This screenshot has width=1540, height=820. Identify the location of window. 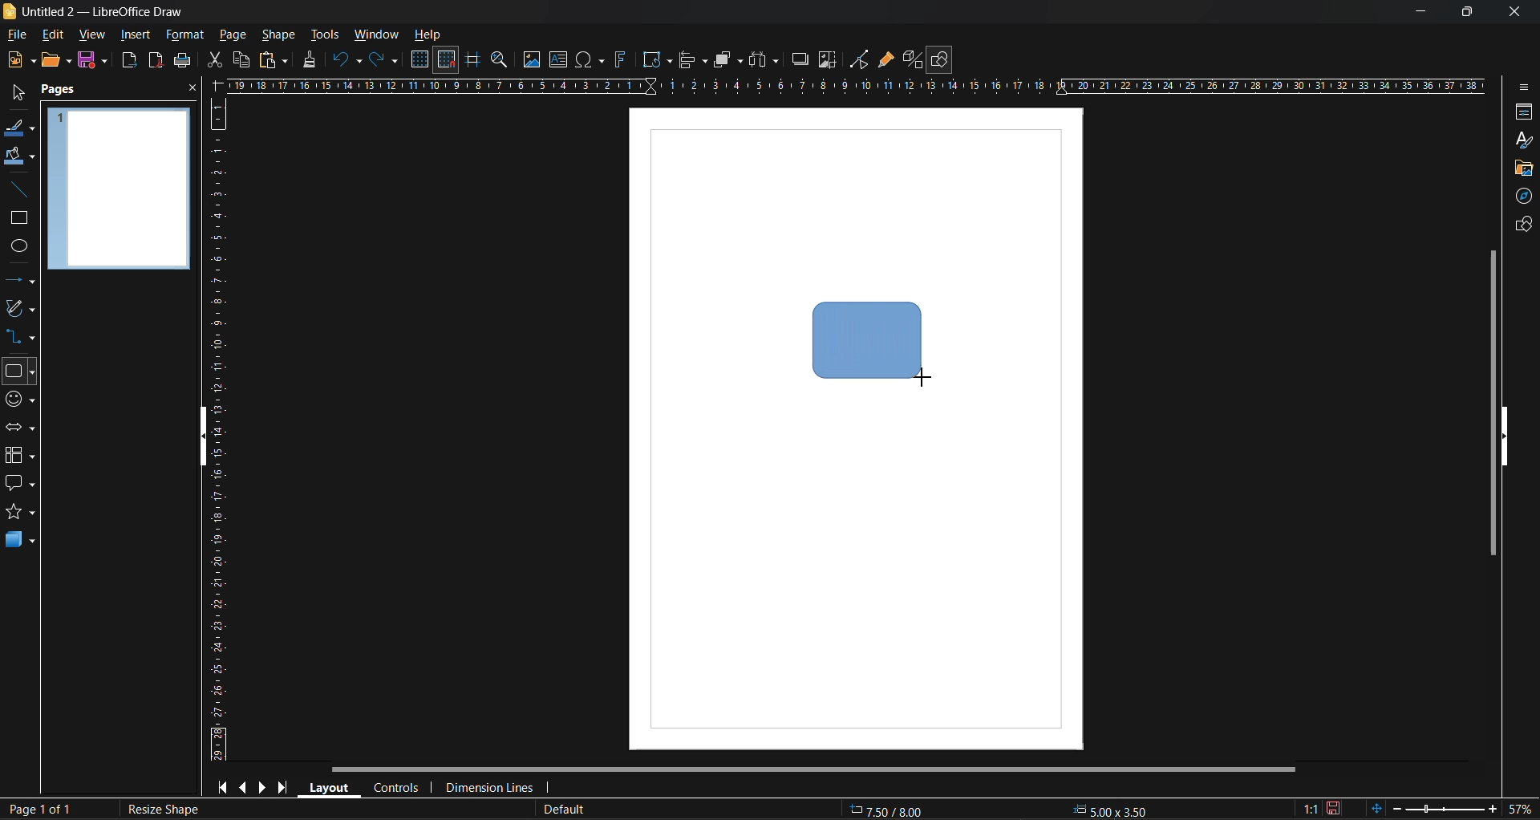
(375, 36).